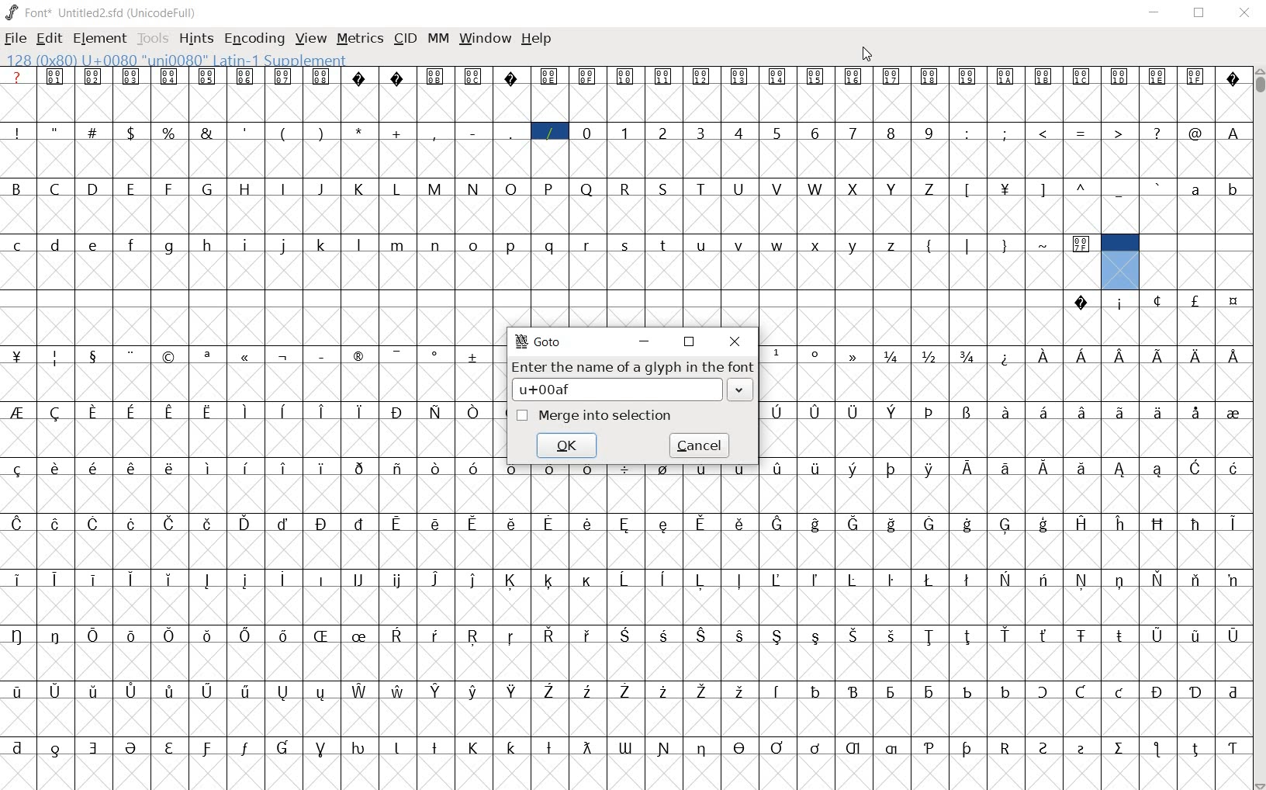  I want to click on Symbol, so click(1119, 636).